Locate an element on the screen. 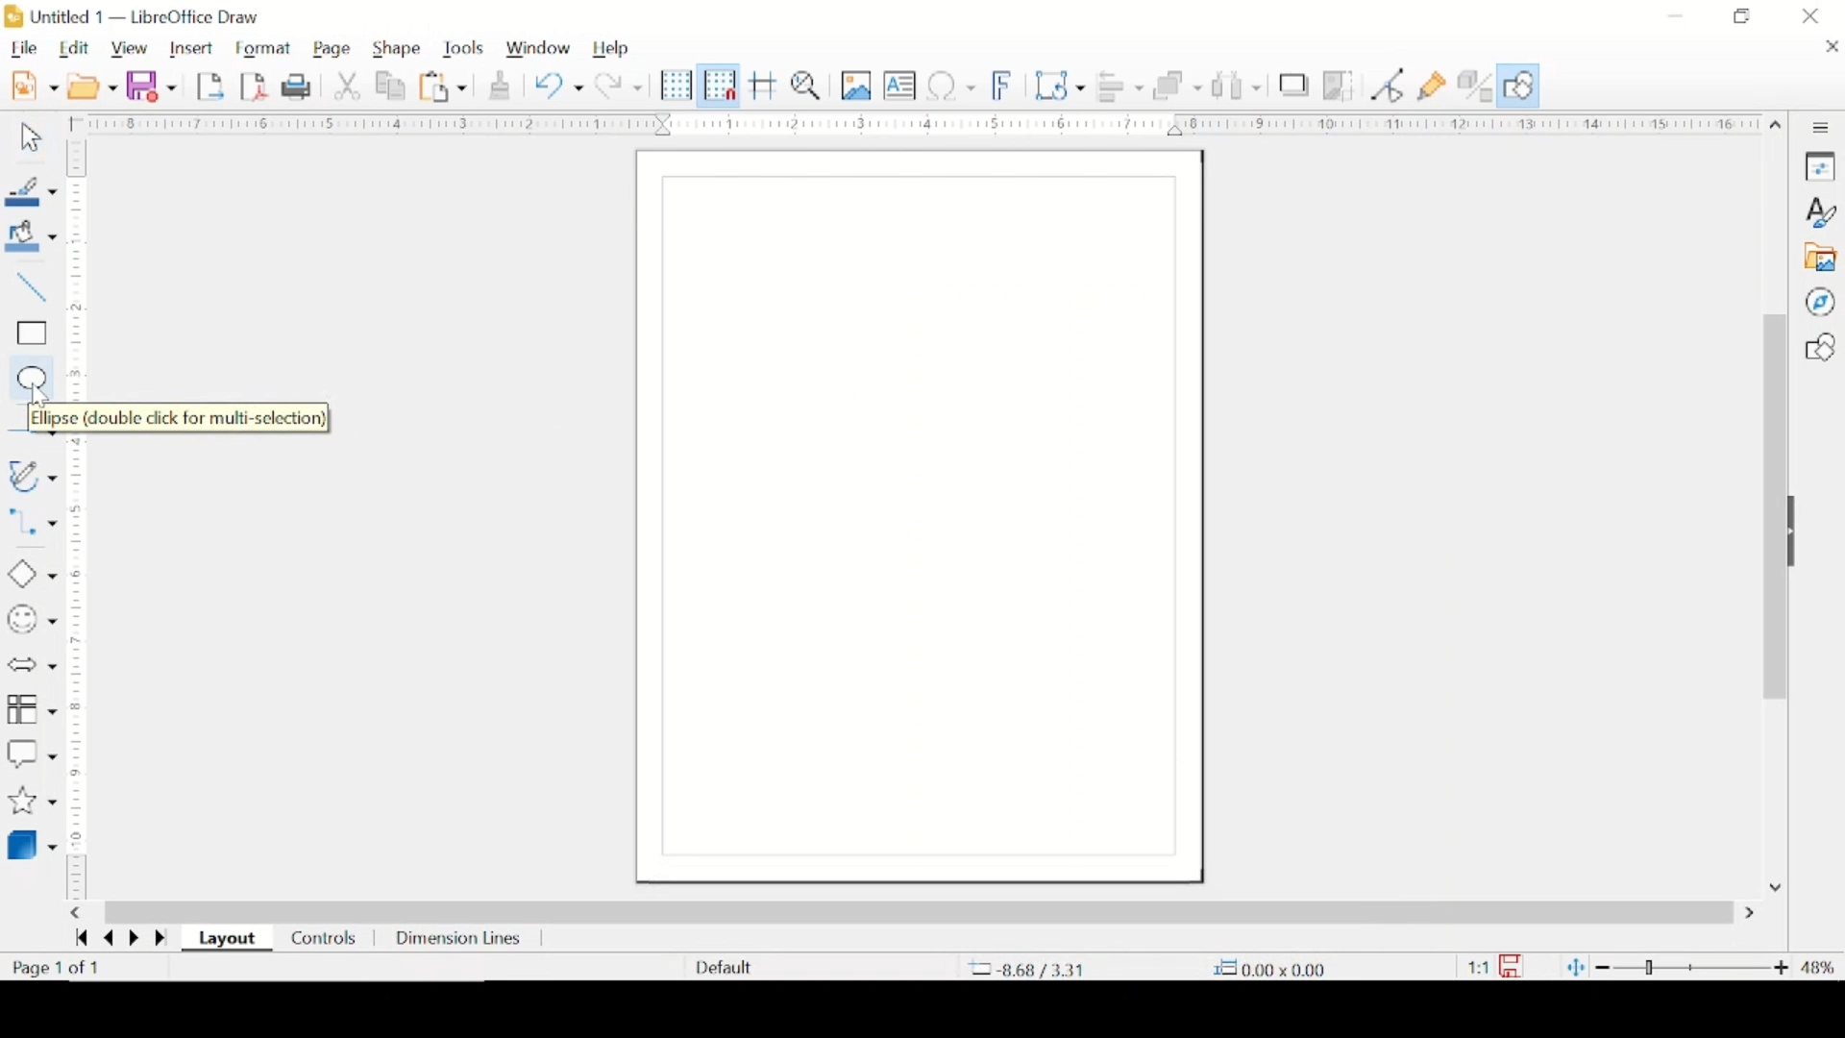 Image resolution: width=1845 pixels, height=1038 pixels. stars and banners is located at coordinates (31, 803).